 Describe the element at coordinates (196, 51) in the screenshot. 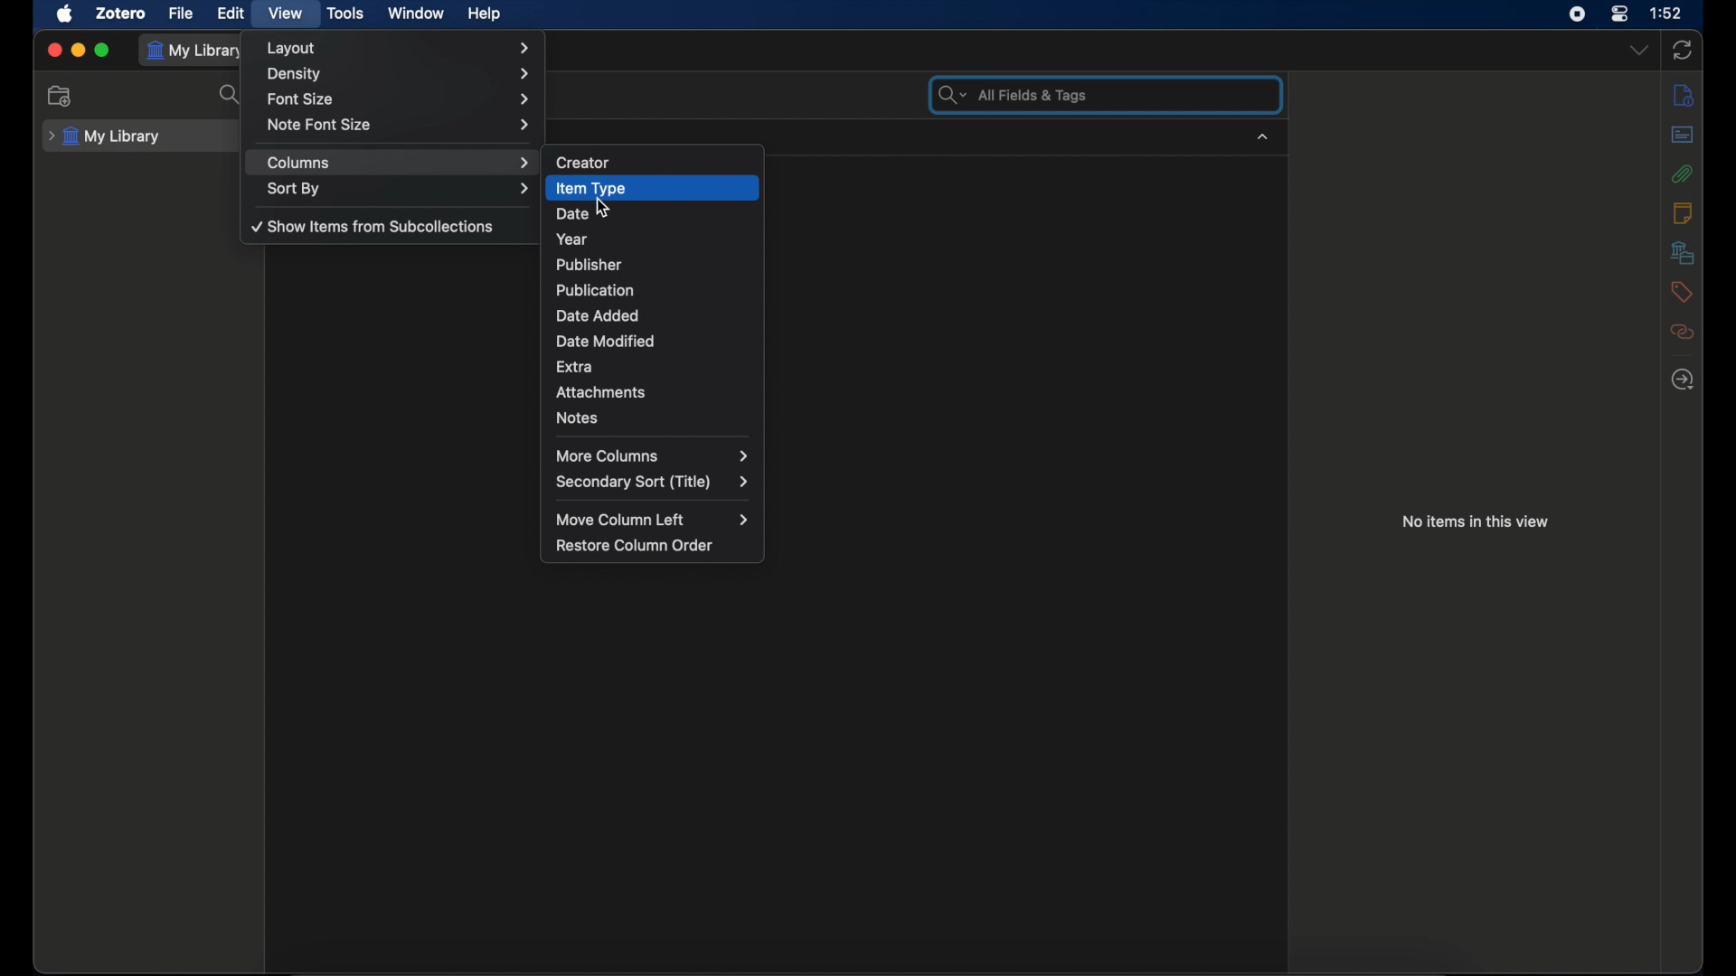

I see `my library` at that location.